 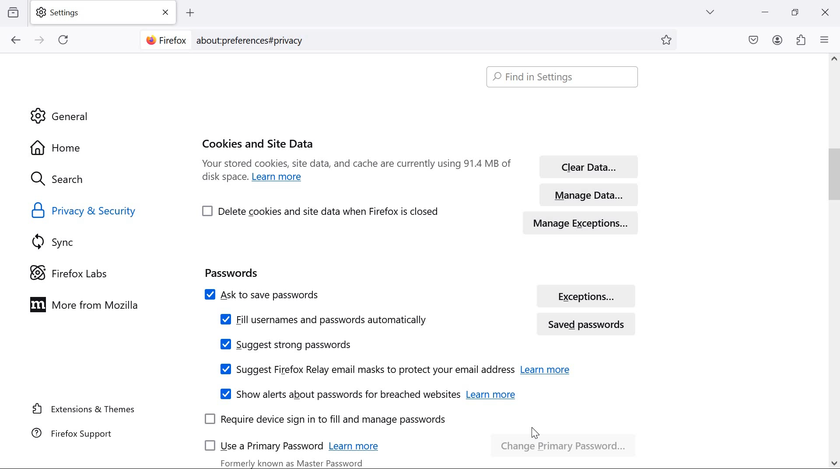 I want to click on Suggest Firefox Relay email masks to protect your email address Learn more, so click(x=393, y=369).